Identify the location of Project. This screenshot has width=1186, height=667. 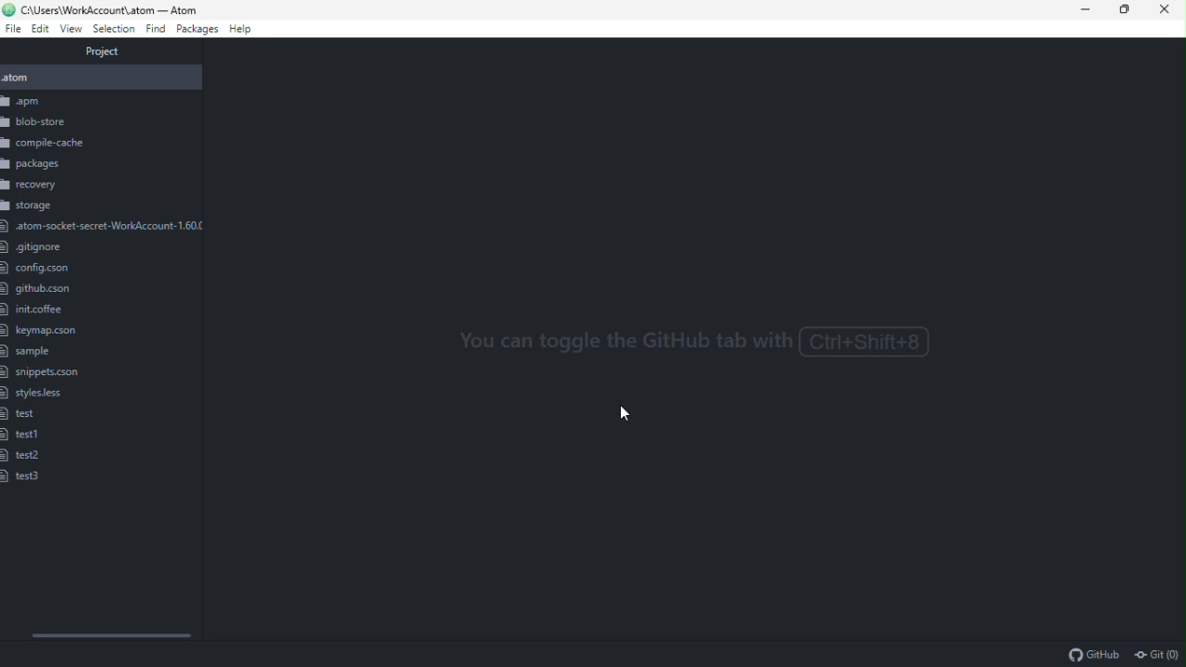
(103, 53).